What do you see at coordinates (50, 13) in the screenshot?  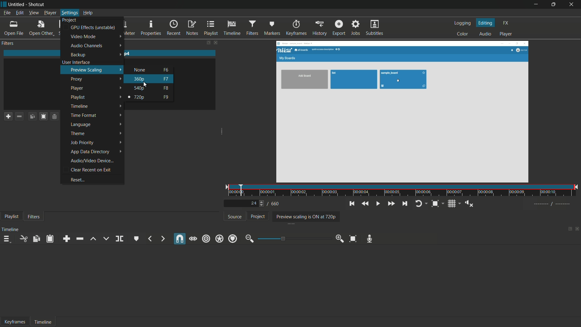 I see `player menu` at bounding box center [50, 13].